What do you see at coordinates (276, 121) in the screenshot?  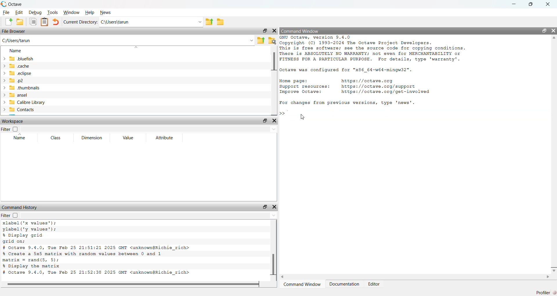 I see `close` at bounding box center [276, 121].